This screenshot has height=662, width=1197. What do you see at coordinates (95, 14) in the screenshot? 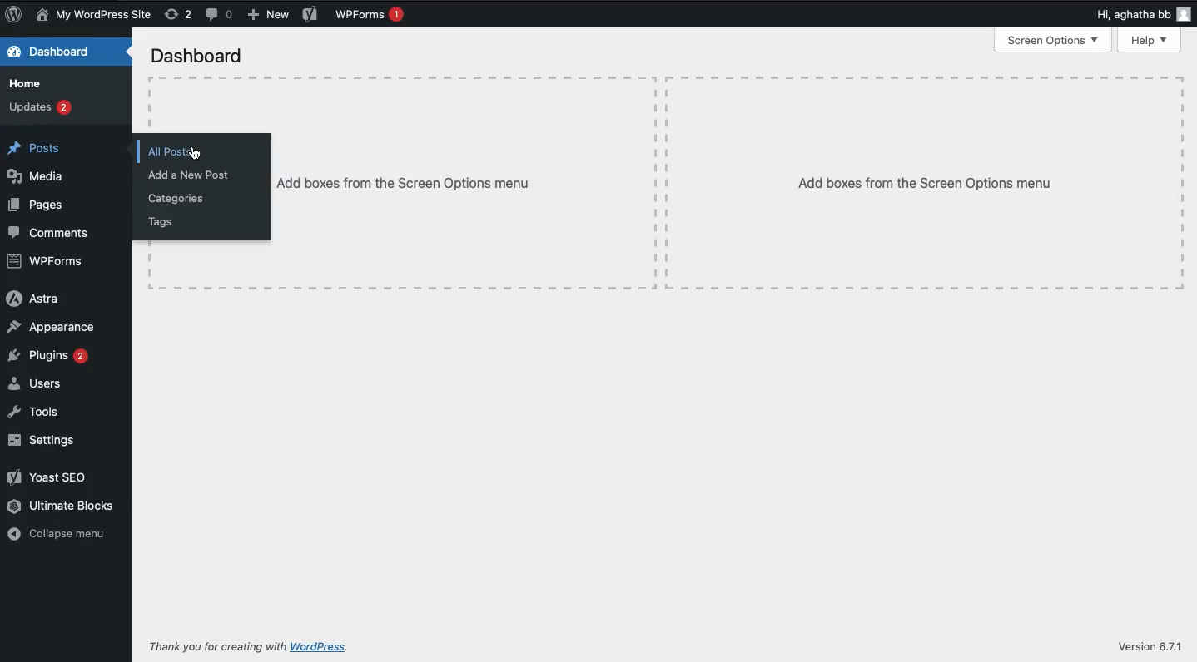
I see `Name` at bounding box center [95, 14].